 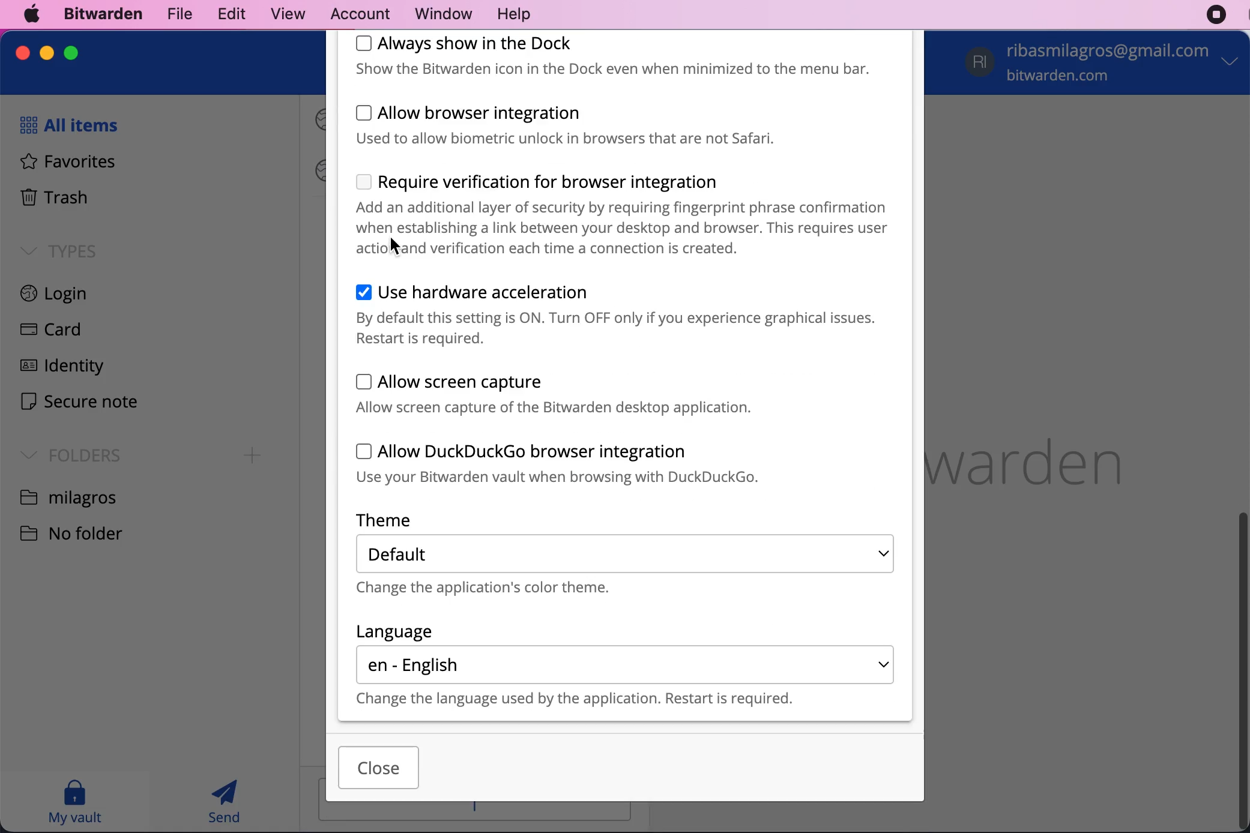 What do you see at coordinates (379, 768) in the screenshot?
I see `close` at bounding box center [379, 768].